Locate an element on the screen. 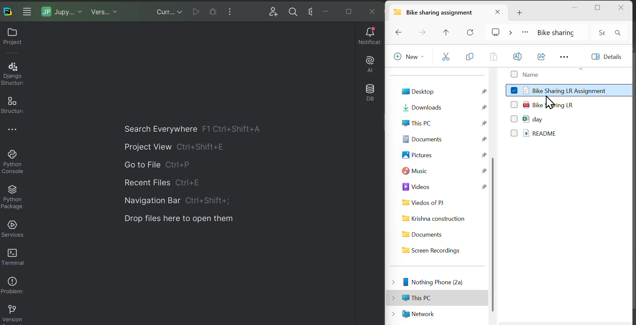 Image resolution: width=636 pixels, height=325 pixels. Add is located at coordinates (526, 11).